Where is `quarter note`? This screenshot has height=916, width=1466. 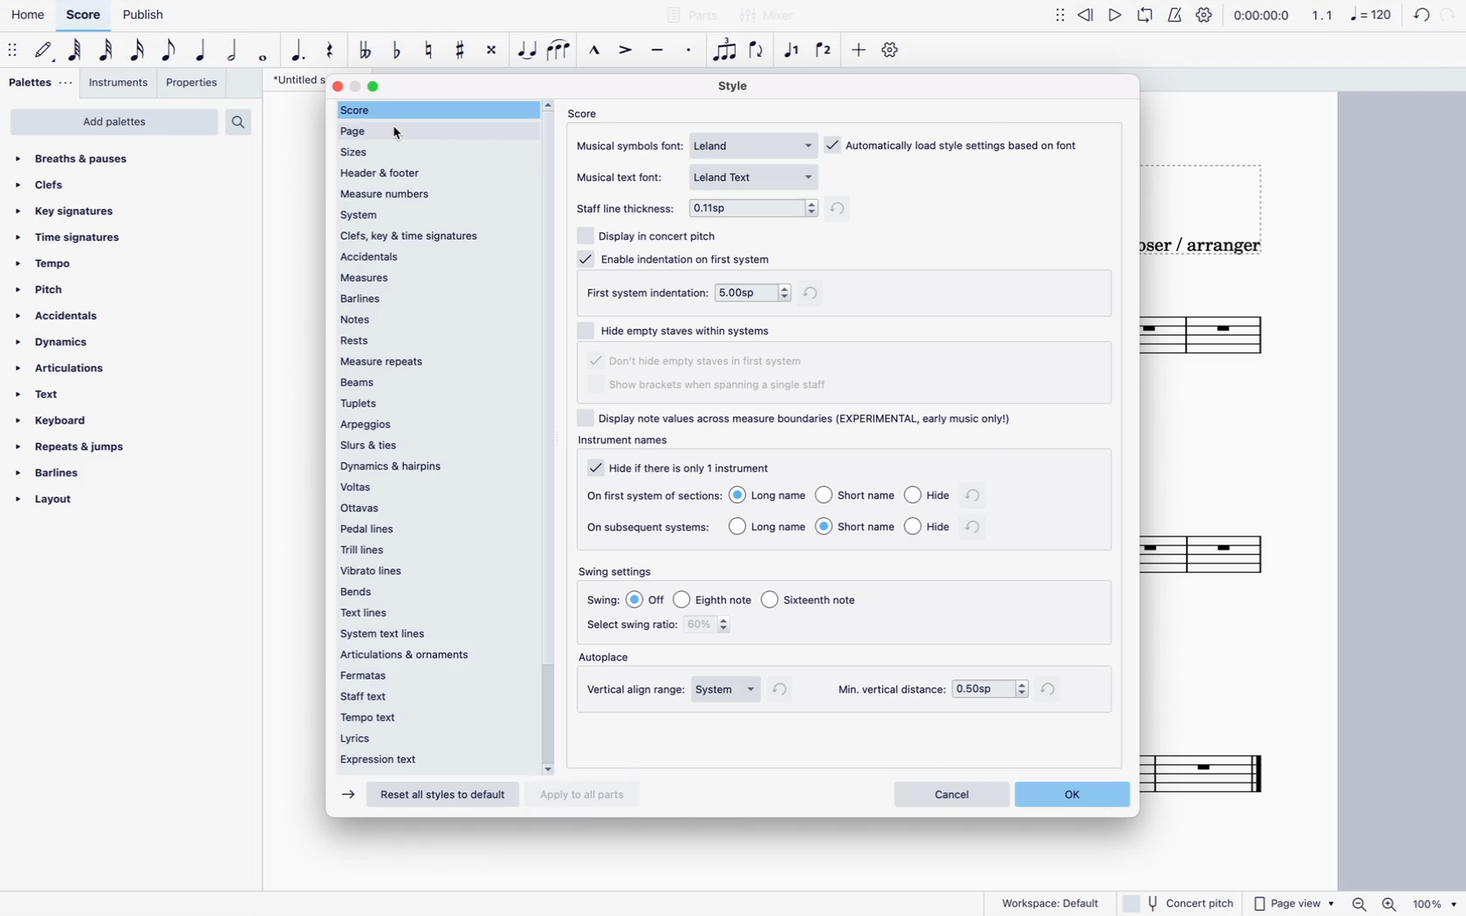
quarter note is located at coordinates (200, 52).